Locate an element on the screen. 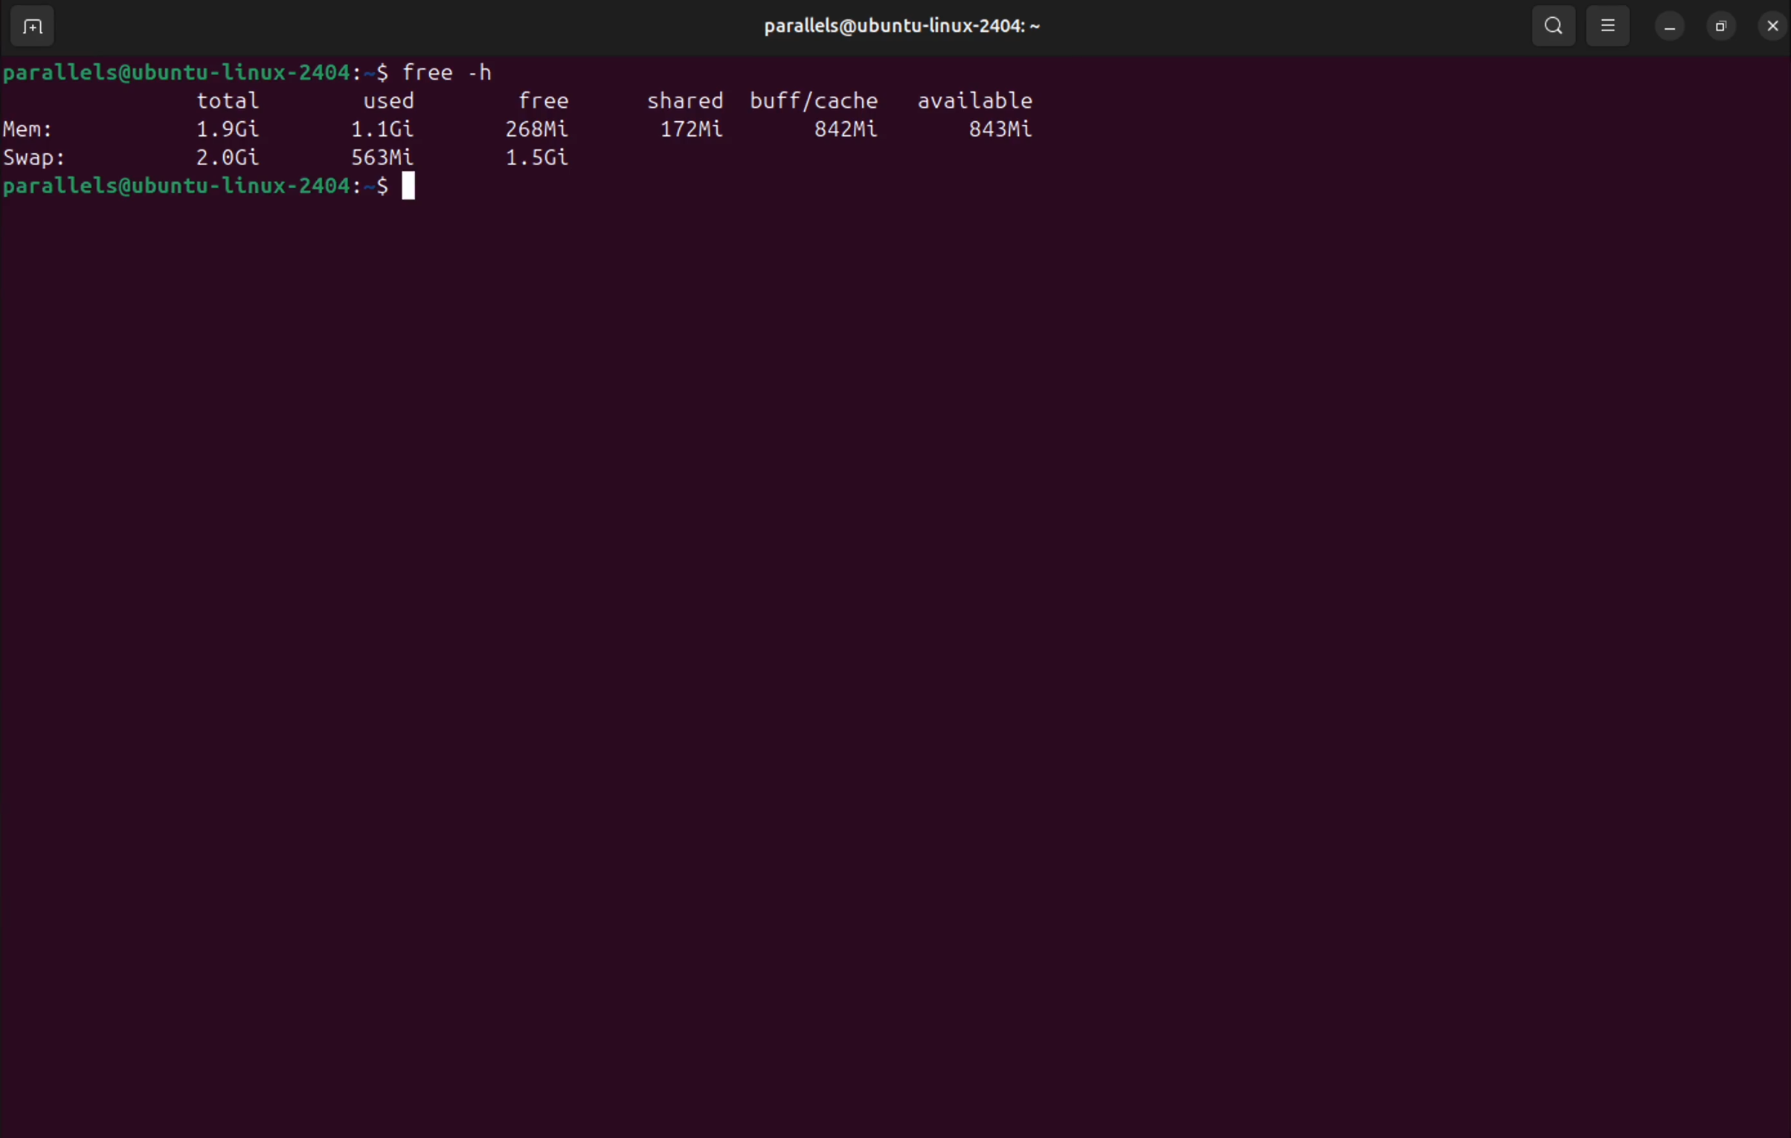  total is located at coordinates (231, 102).